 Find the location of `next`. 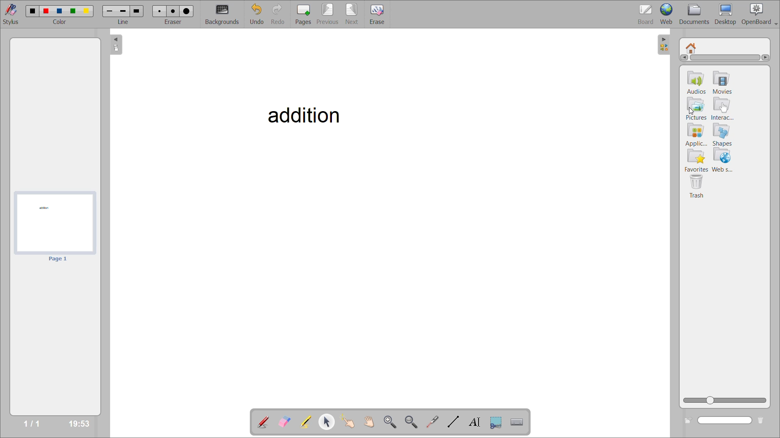

next is located at coordinates (353, 14).